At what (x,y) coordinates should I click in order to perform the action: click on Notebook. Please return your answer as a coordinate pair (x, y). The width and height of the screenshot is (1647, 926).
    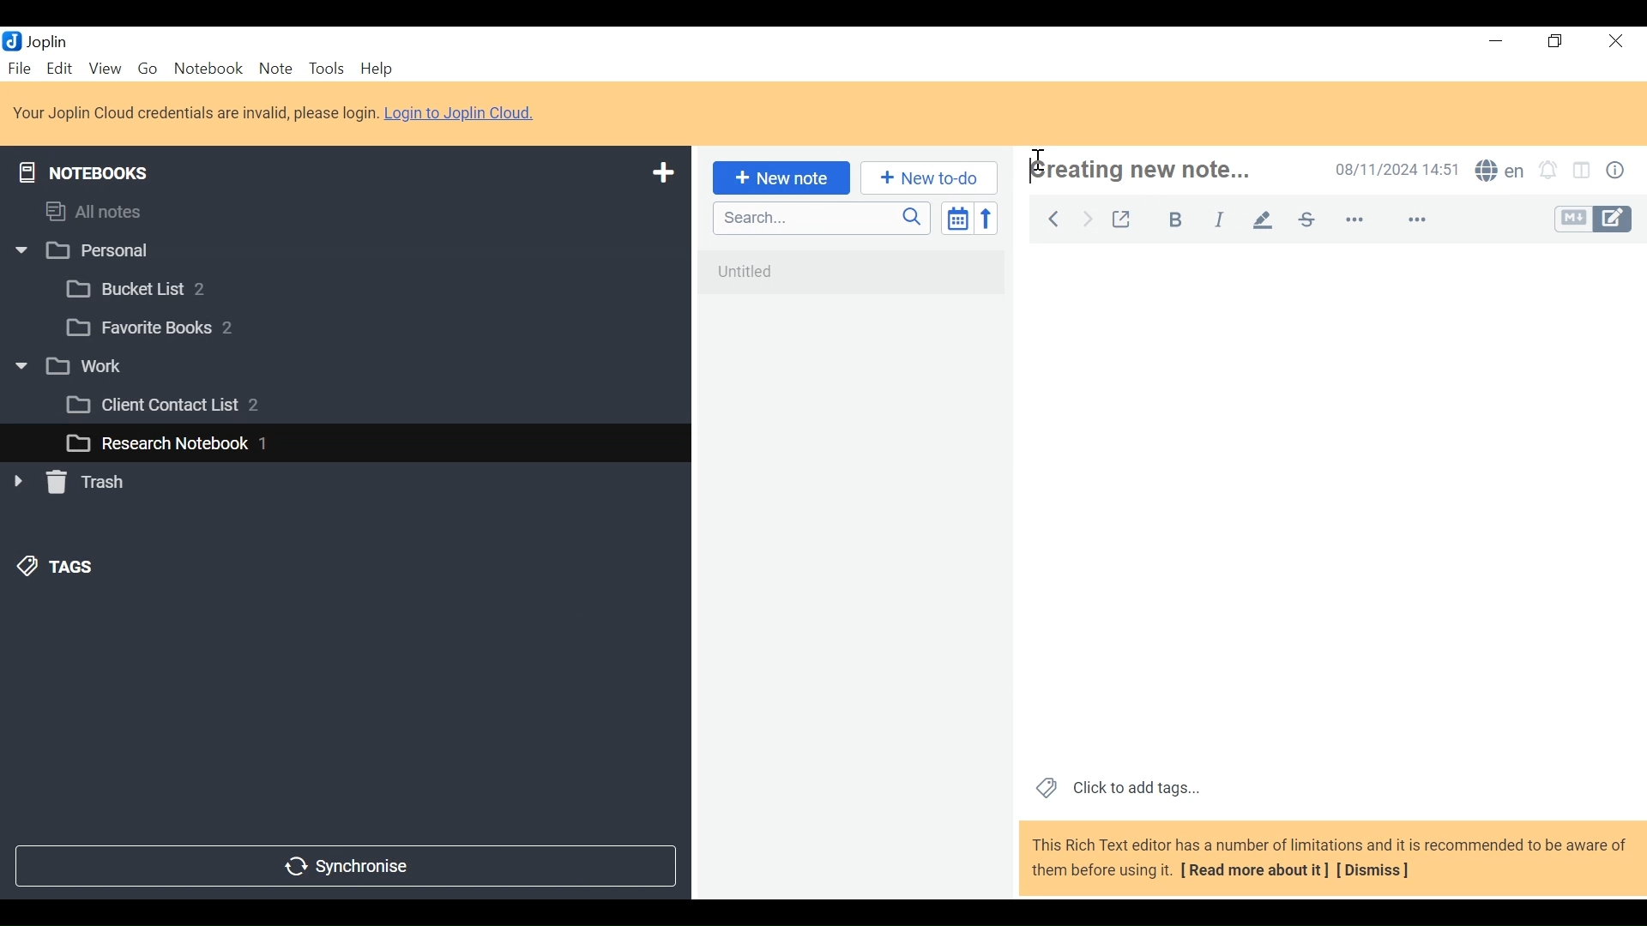
    Looking at the image, I should click on (210, 68).